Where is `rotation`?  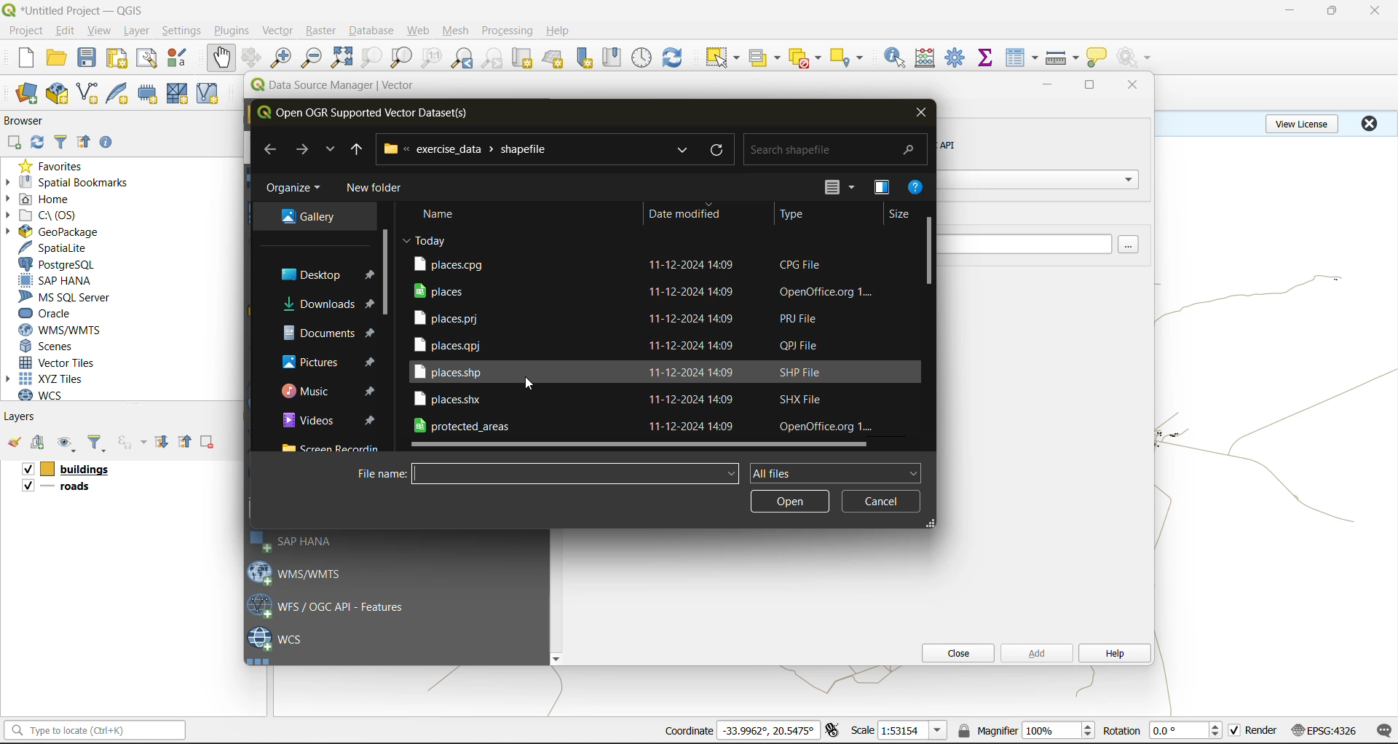 rotation is located at coordinates (1188, 731).